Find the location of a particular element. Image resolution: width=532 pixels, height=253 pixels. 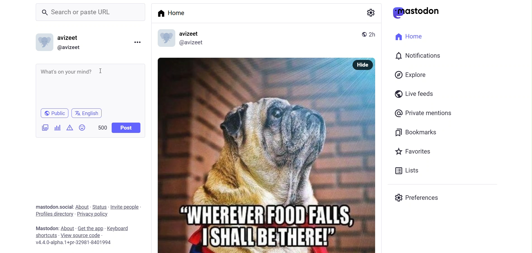

content warning is located at coordinates (70, 128).